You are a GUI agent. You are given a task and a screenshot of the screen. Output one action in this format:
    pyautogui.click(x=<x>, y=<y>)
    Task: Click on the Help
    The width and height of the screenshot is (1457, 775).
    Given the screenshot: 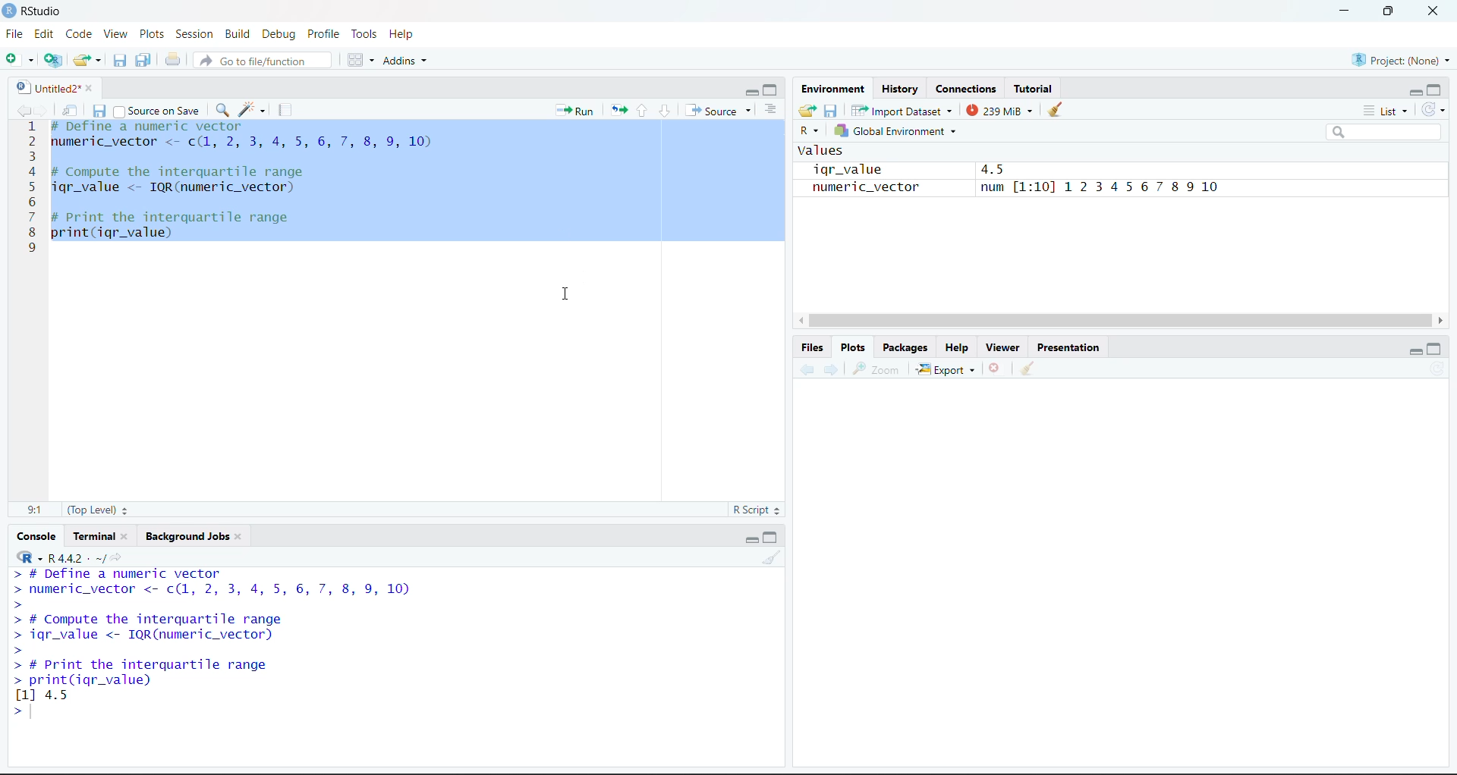 What is the action you would take?
    pyautogui.click(x=958, y=347)
    